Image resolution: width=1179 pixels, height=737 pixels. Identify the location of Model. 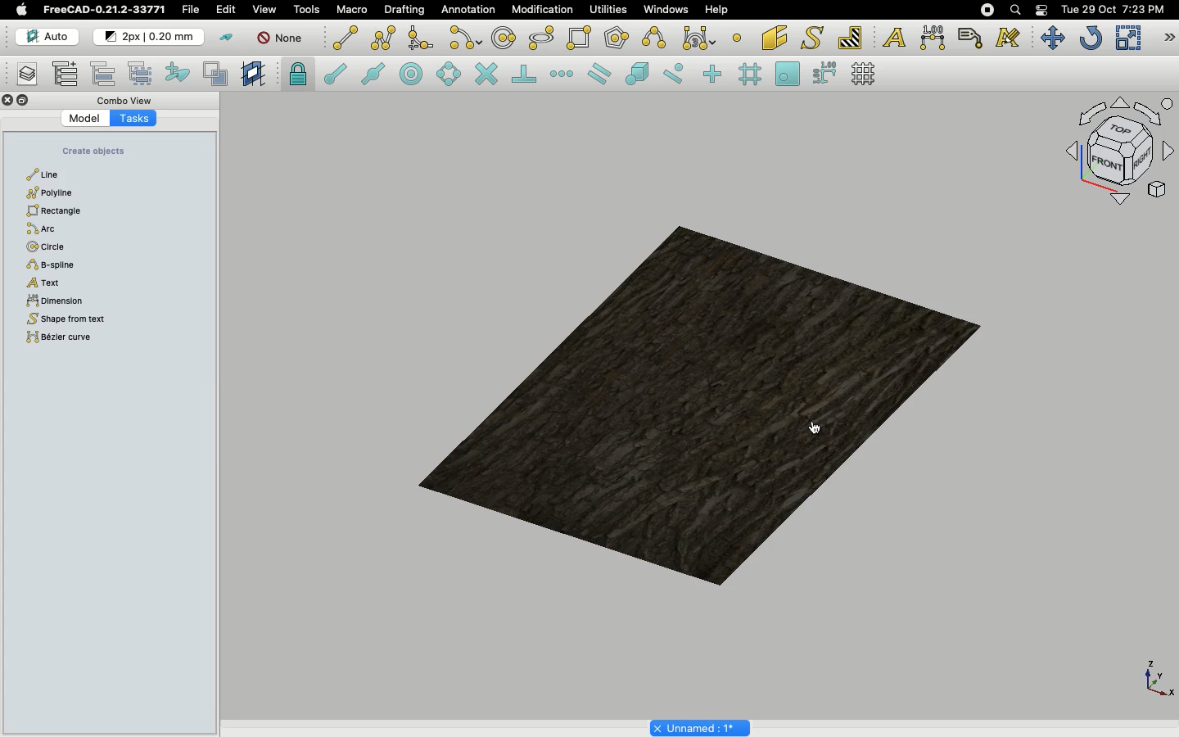
(86, 119).